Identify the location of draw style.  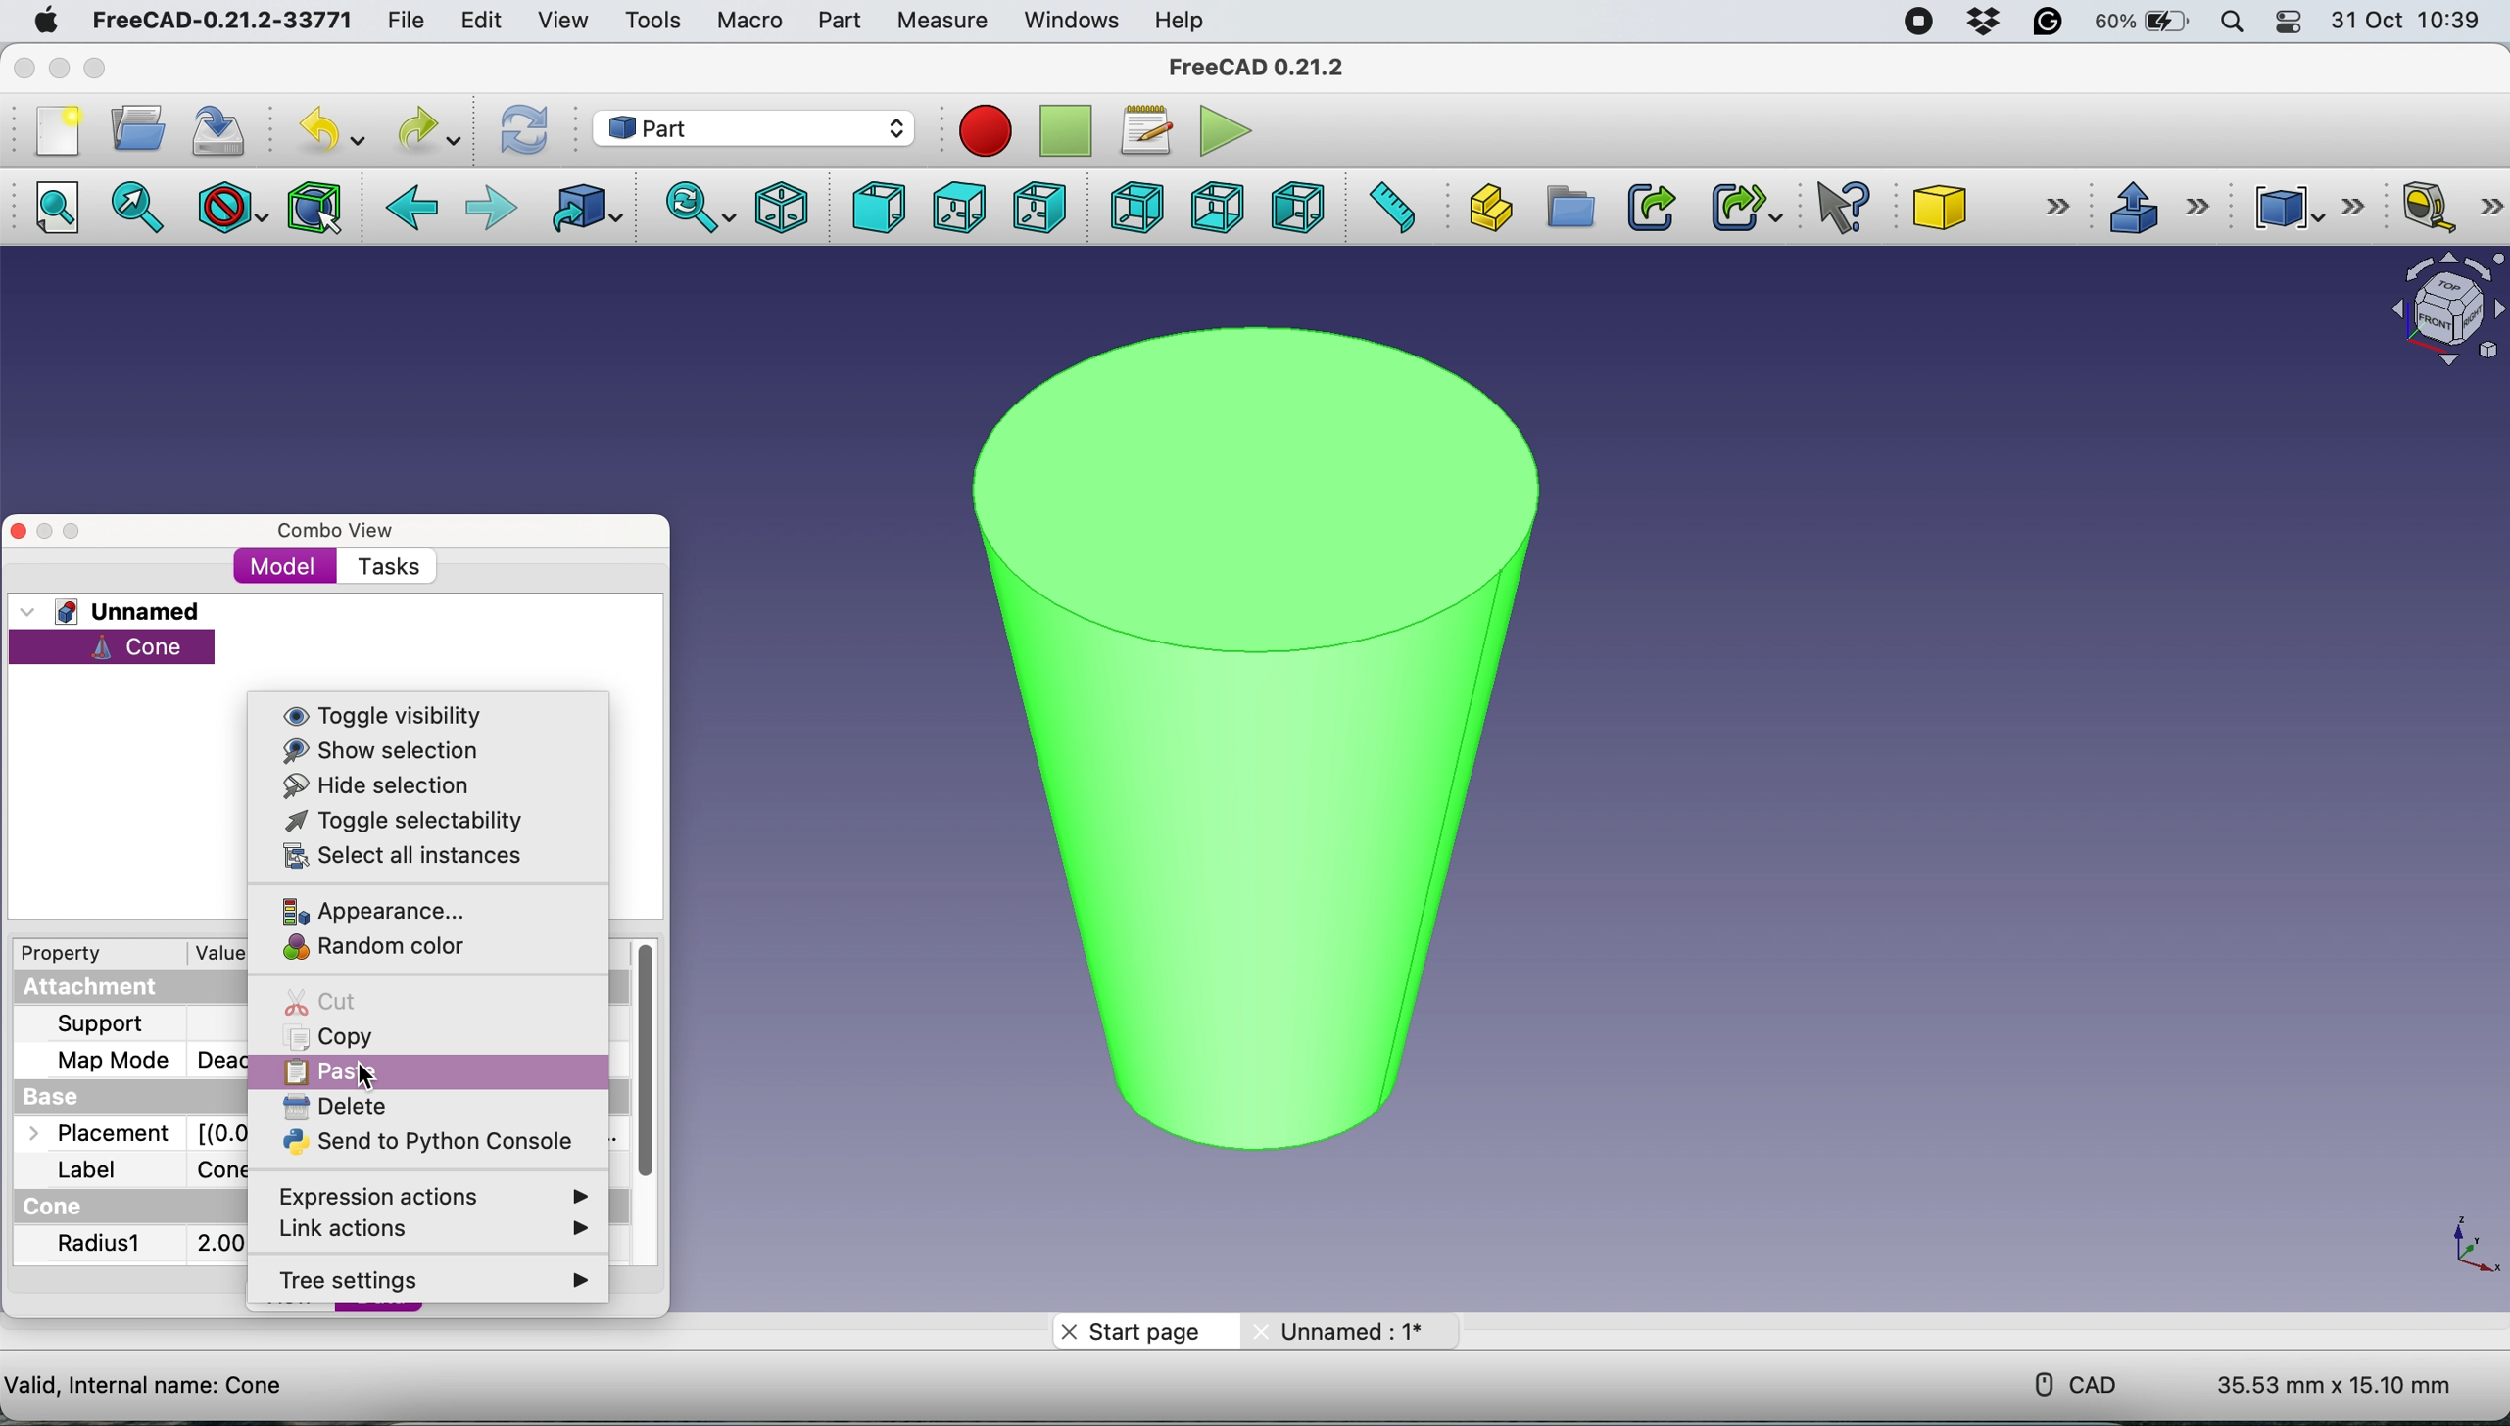
(228, 207).